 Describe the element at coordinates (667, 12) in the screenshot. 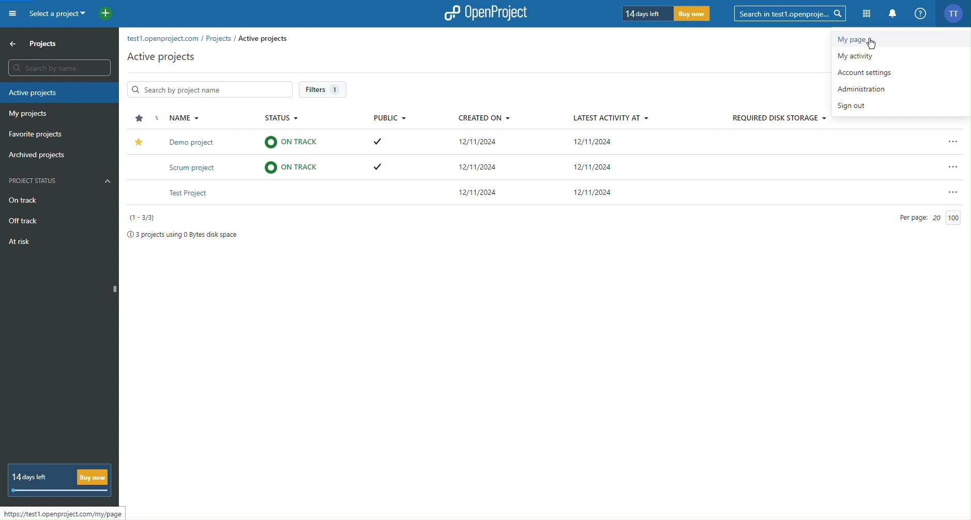

I see `Trial Timer` at that location.